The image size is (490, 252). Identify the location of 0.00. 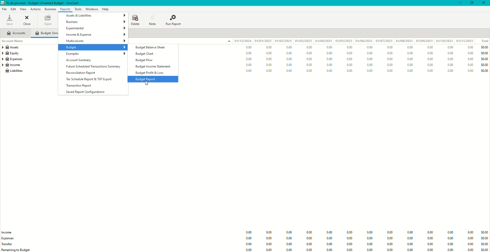
(470, 47).